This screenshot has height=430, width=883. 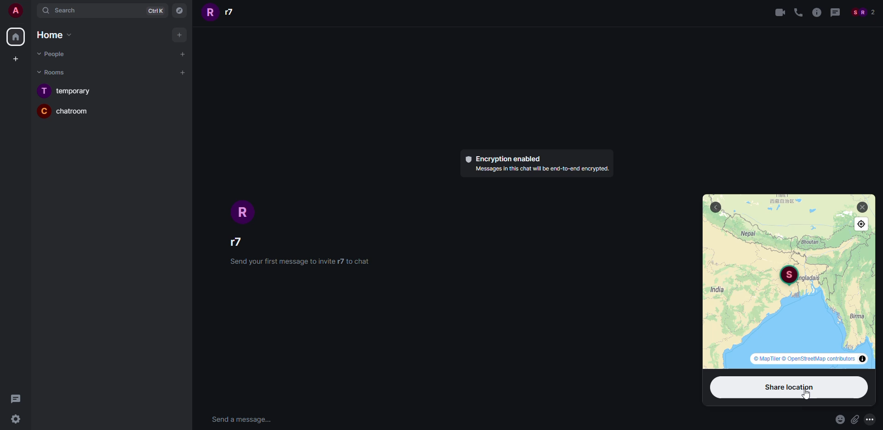 I want to click on cursor, so click(x=805, y=394).